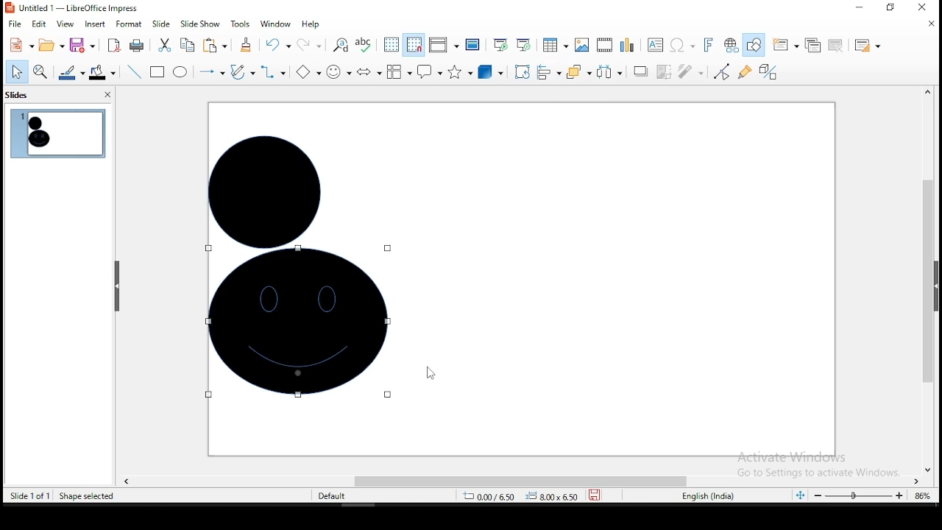  I want to click on save, so click(597, 495).